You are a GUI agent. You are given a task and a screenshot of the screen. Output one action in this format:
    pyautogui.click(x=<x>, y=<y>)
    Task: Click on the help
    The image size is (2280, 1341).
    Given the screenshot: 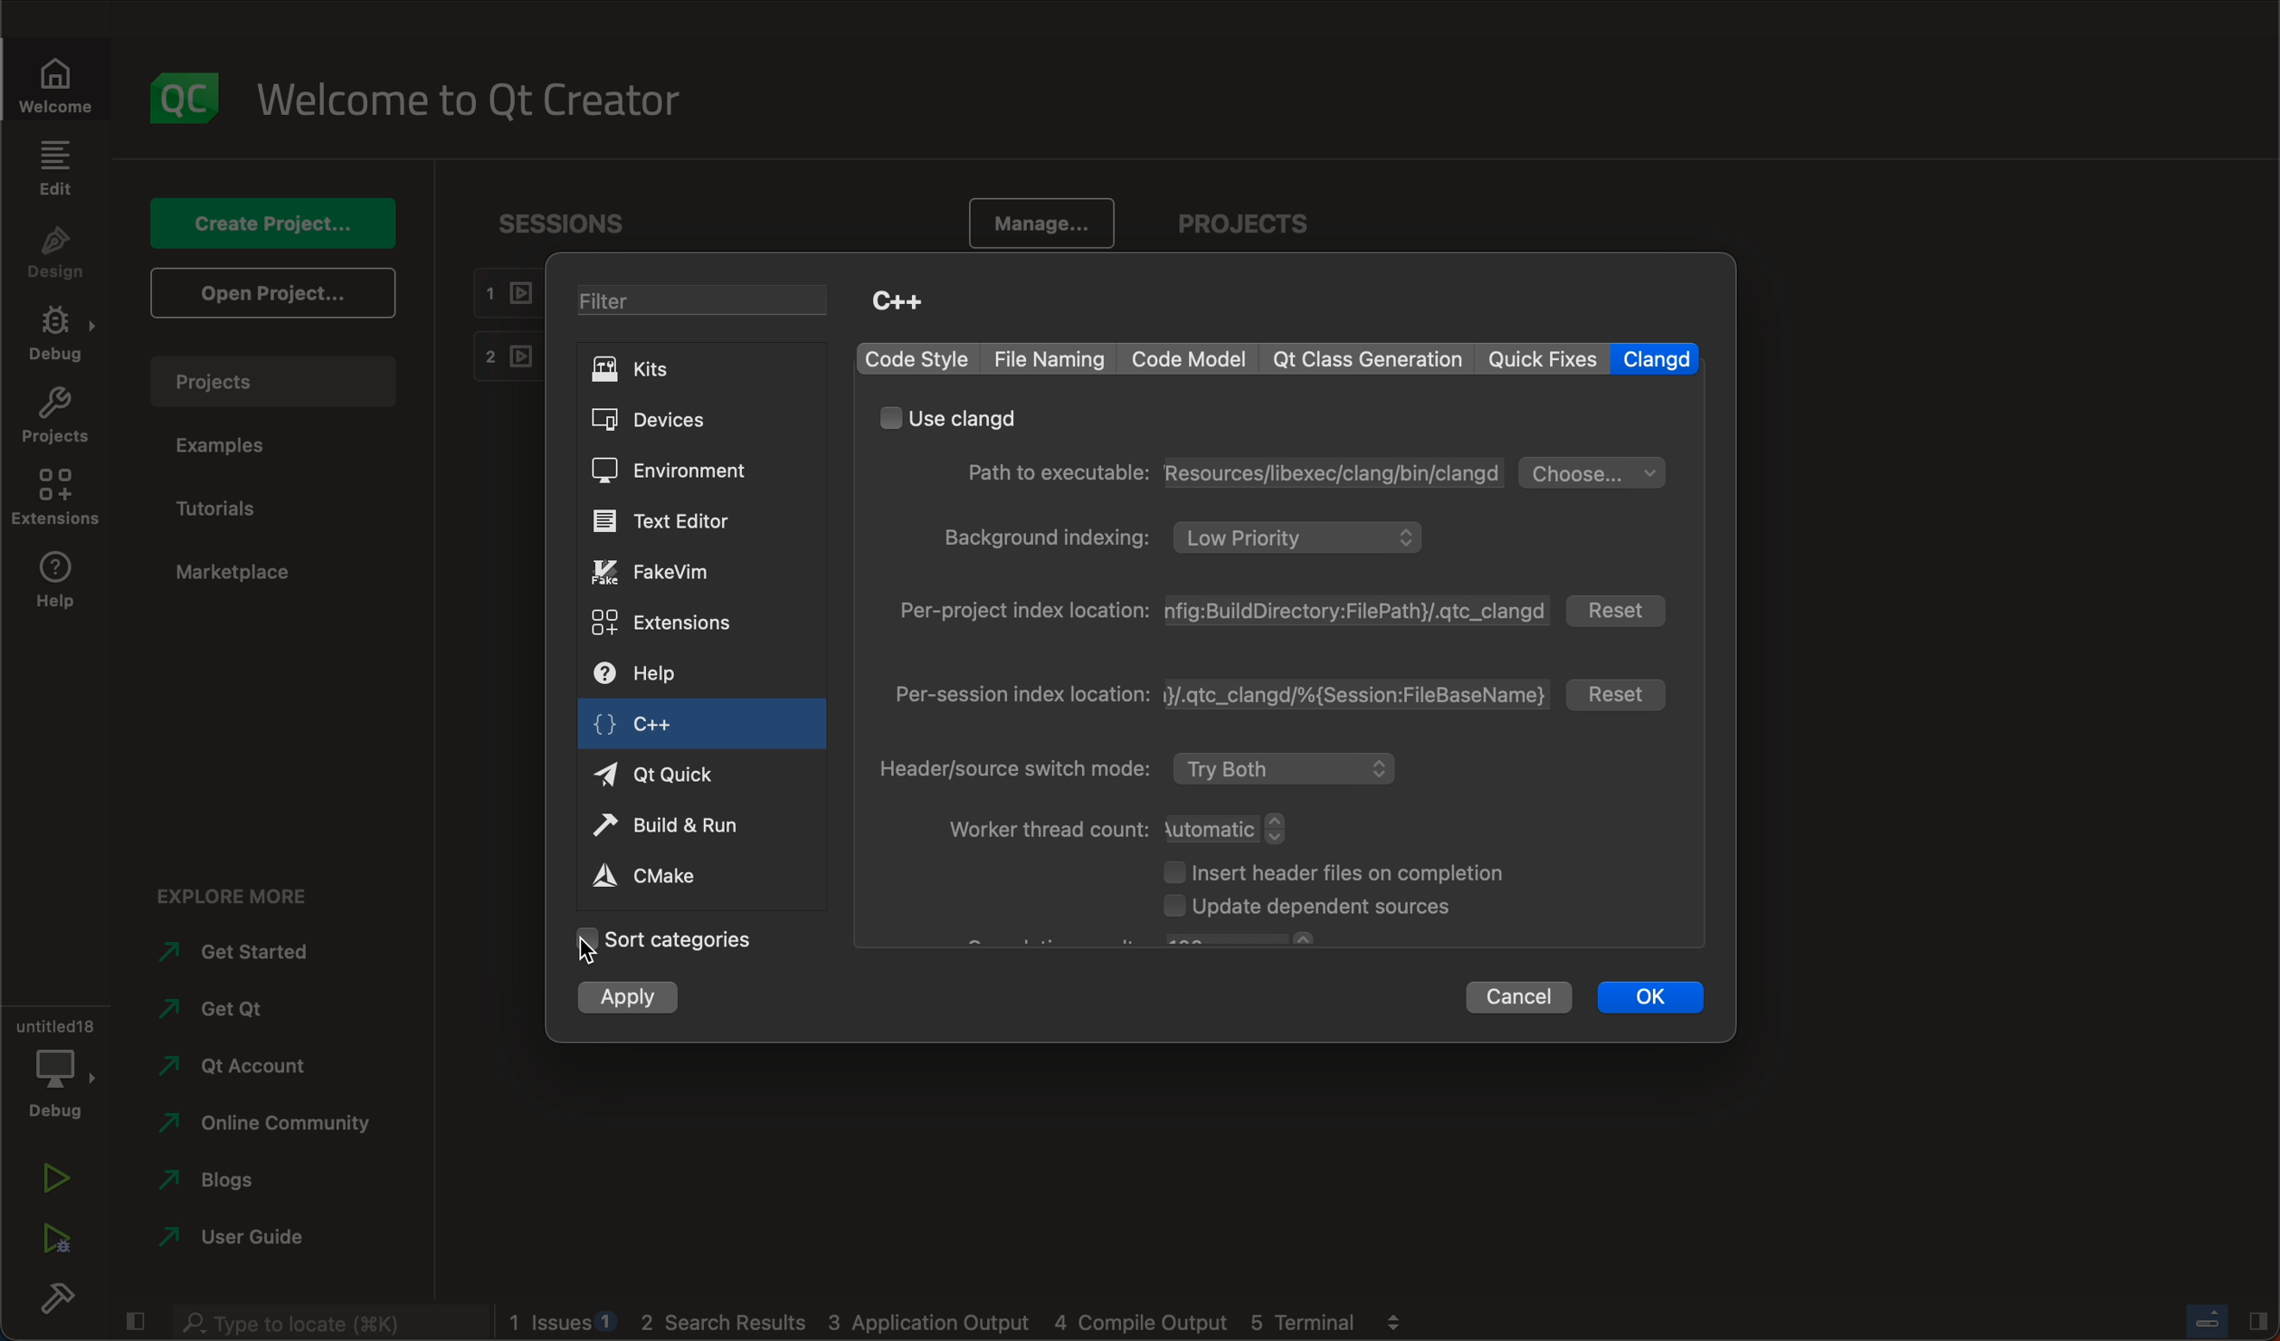 What is the action you would take?
    pyautogui.click(x=669, y=672)
    